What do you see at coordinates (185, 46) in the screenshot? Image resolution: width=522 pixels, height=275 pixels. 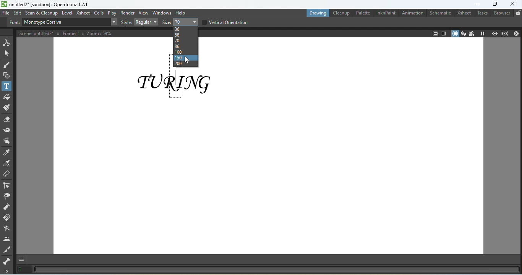 I see `86` at bounding box center [185, 46].